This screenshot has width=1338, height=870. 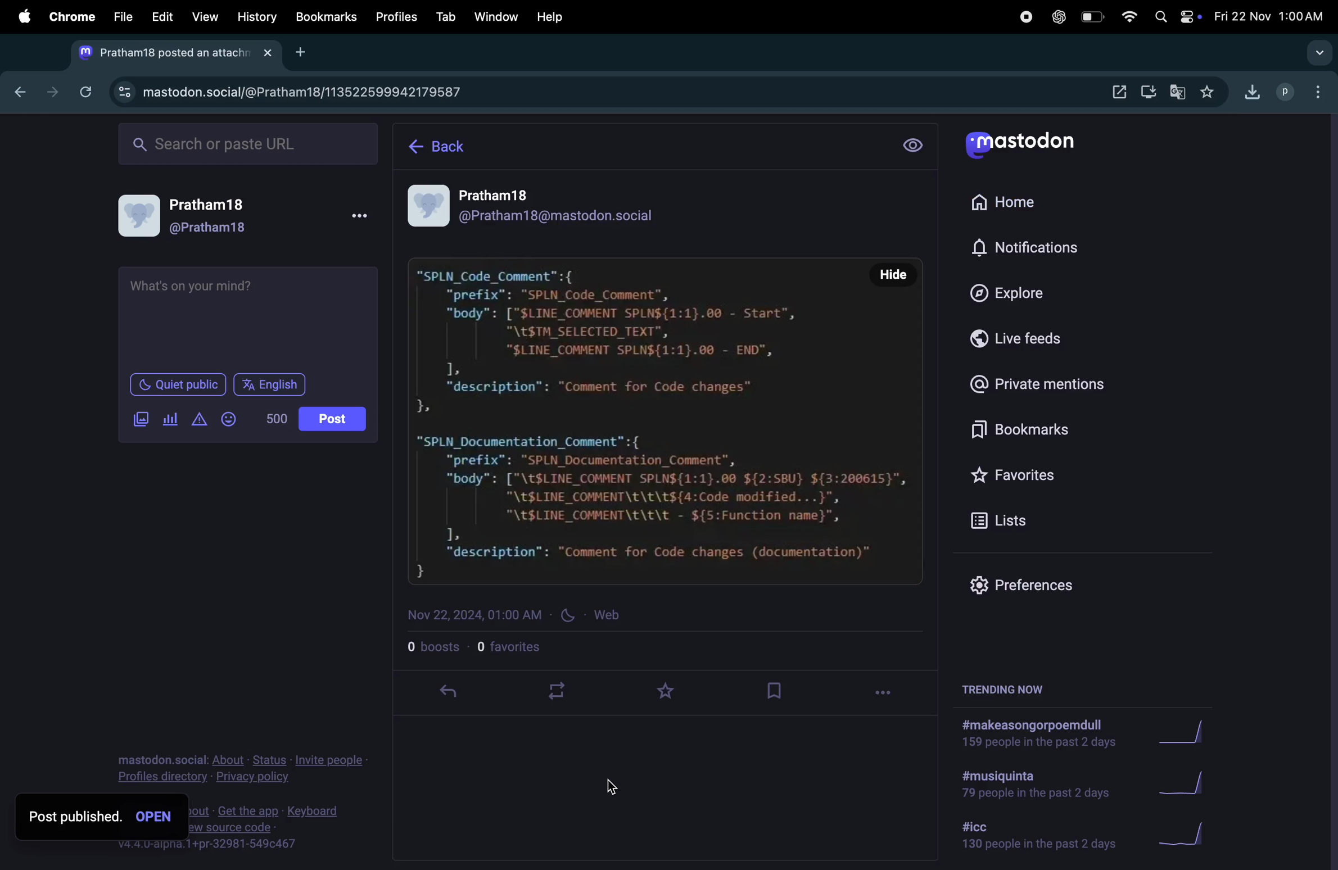 I want to click on record, so click(x=1027, y=17).